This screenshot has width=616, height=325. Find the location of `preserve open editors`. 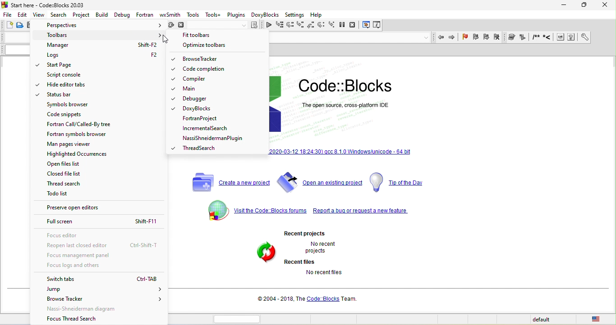

preserve open editors is located at coordinates (101, 209).